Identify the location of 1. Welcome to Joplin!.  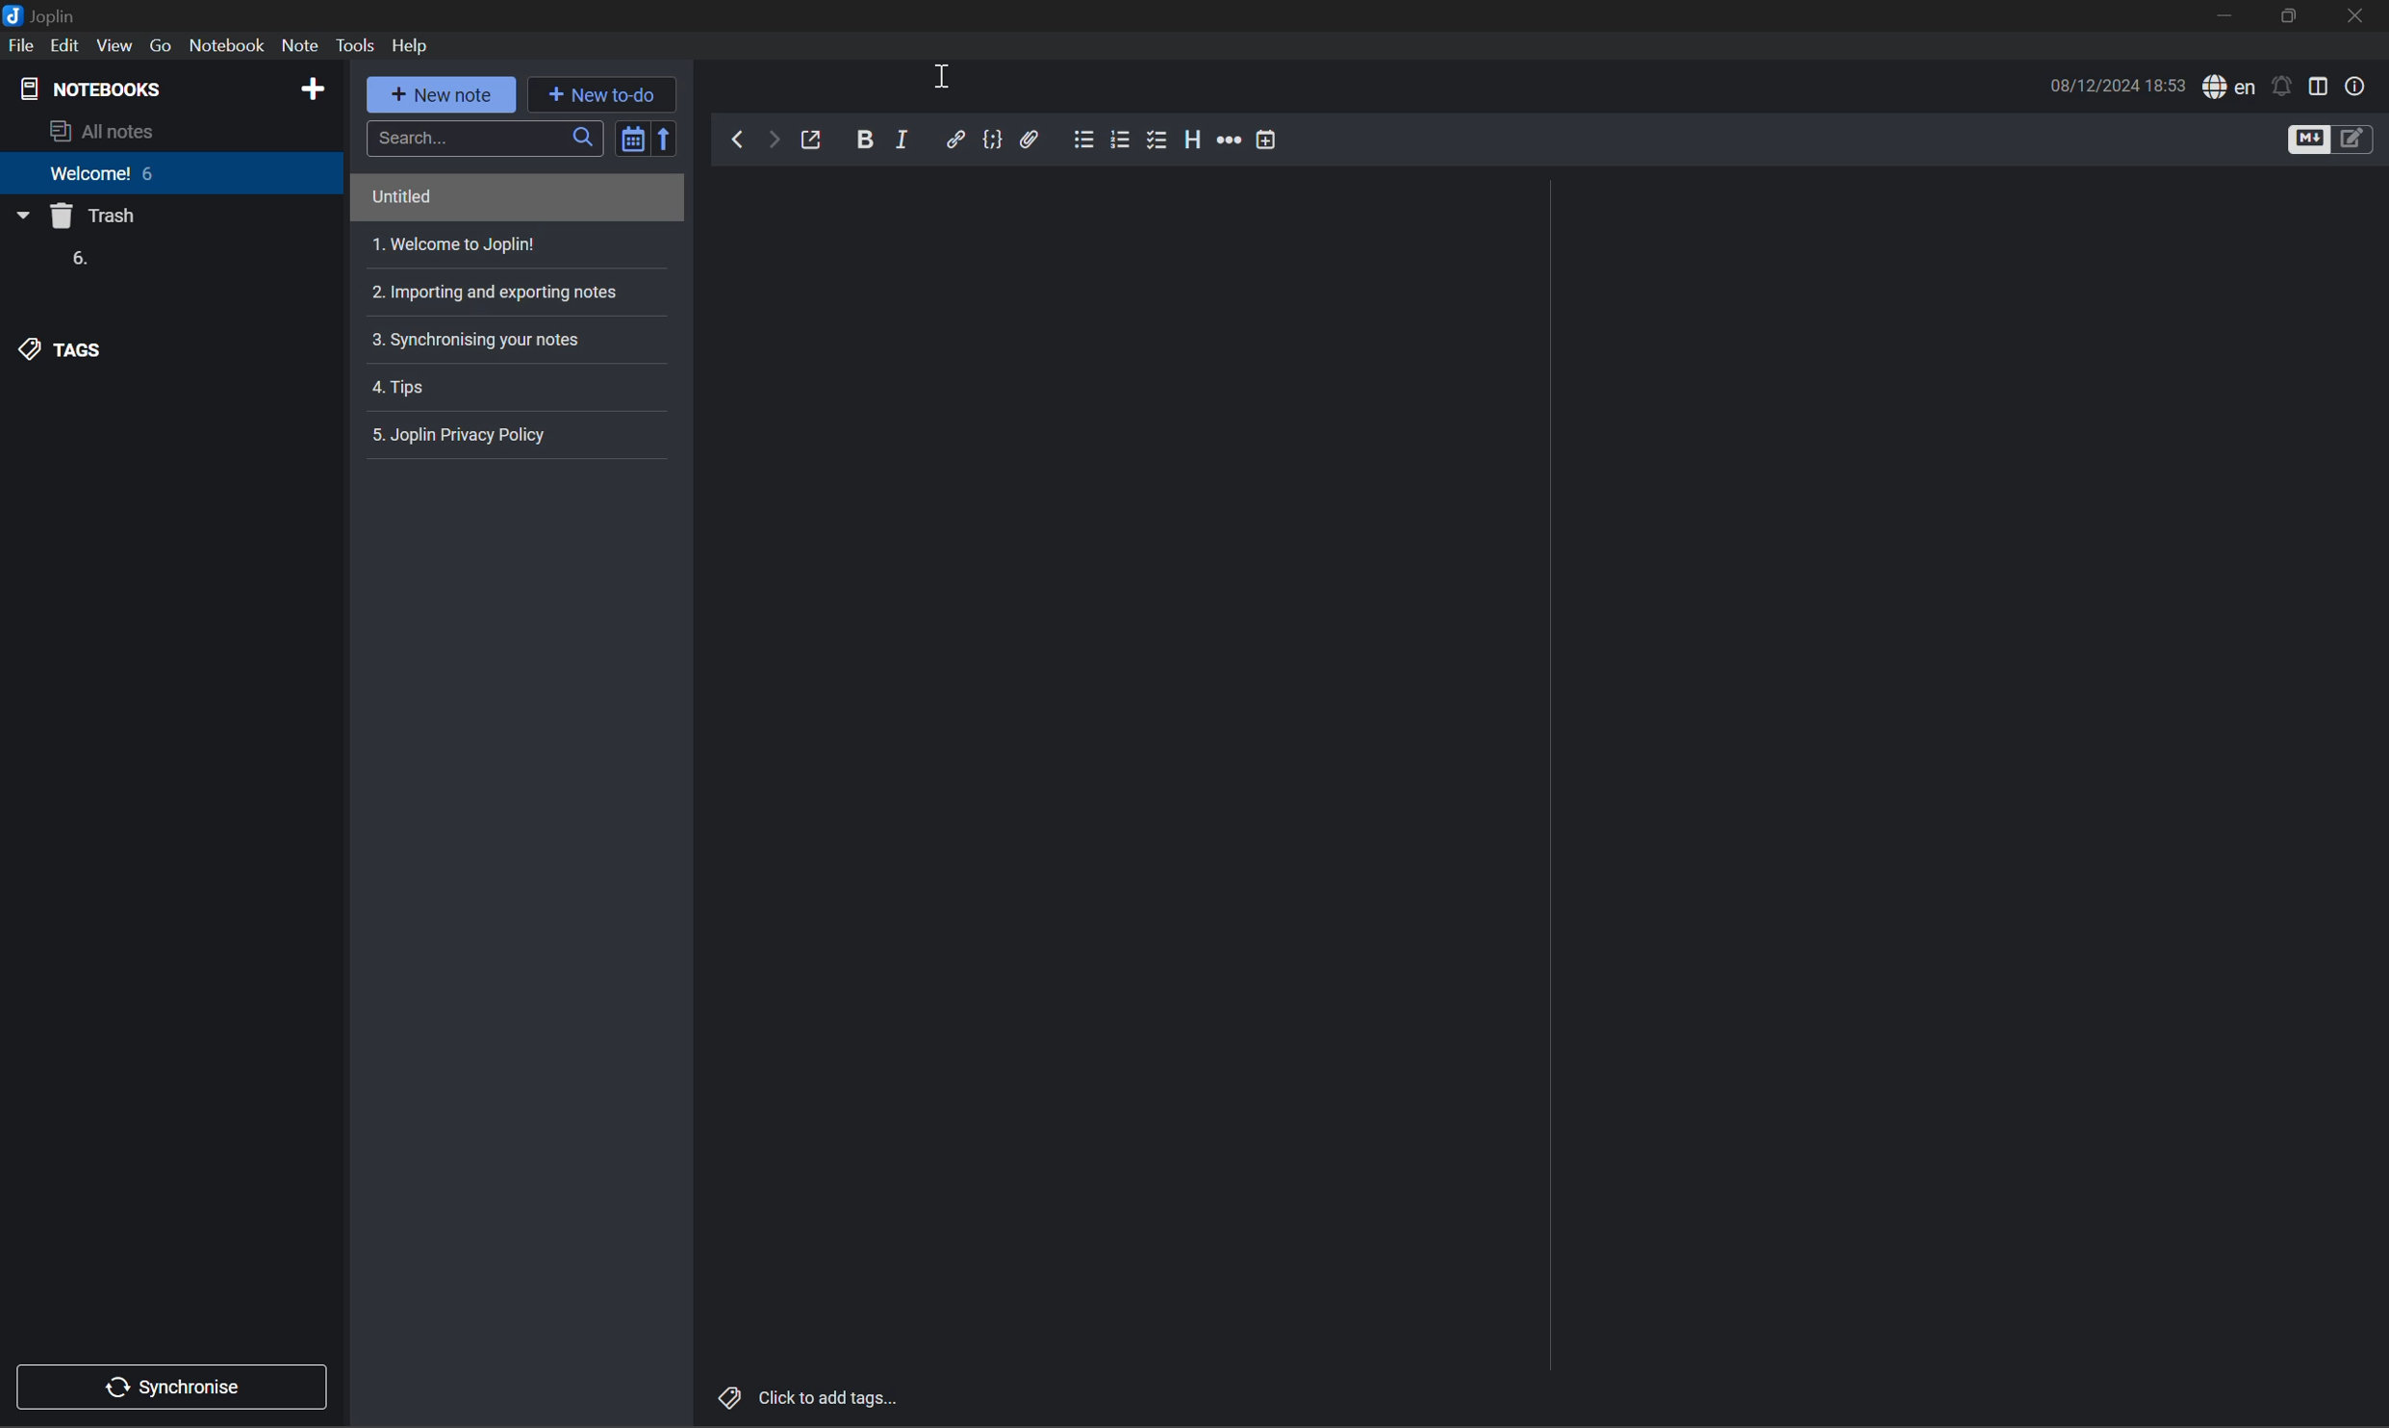
(454, 244).